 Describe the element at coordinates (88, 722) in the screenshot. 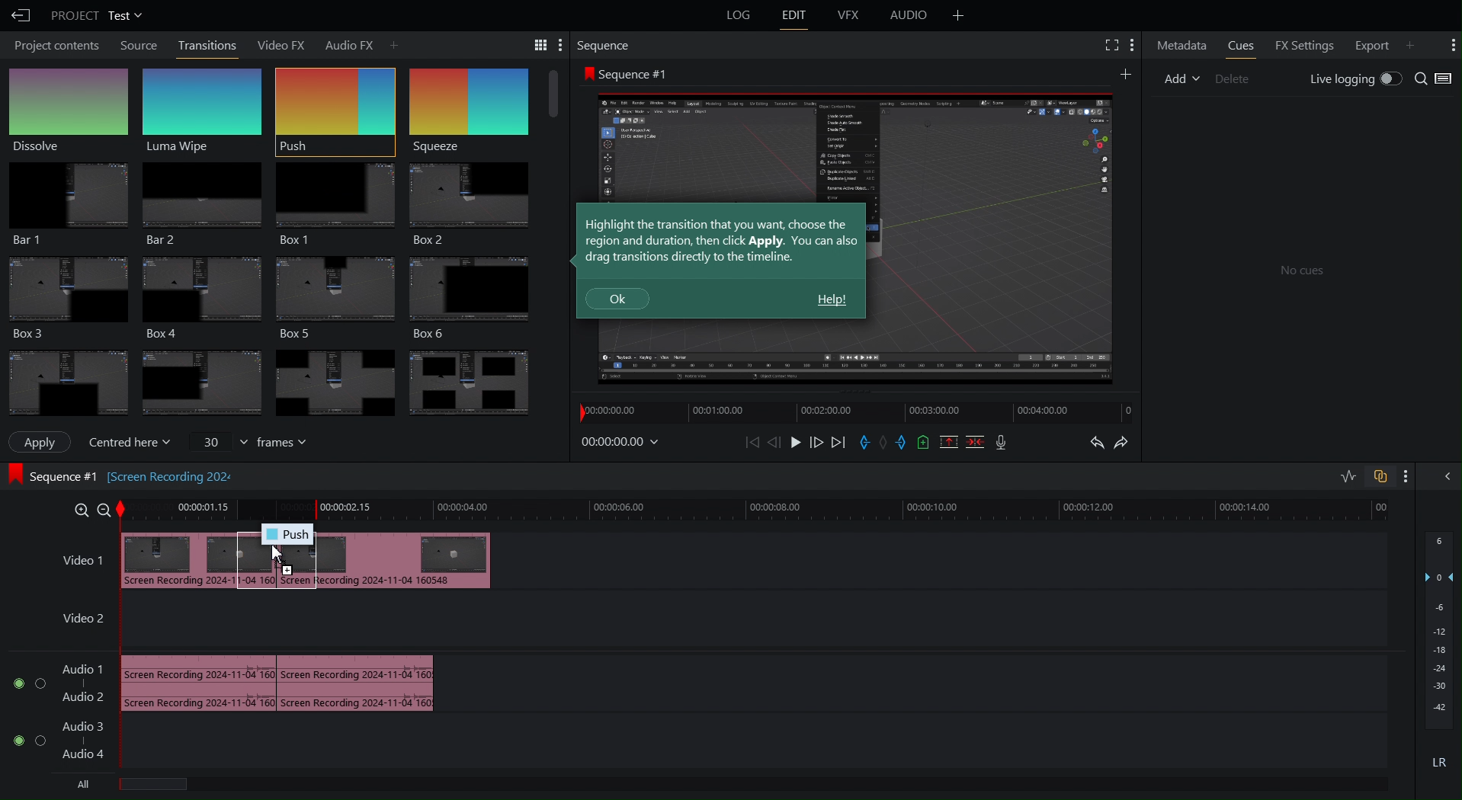

I see `Audio Track 3` at that location.